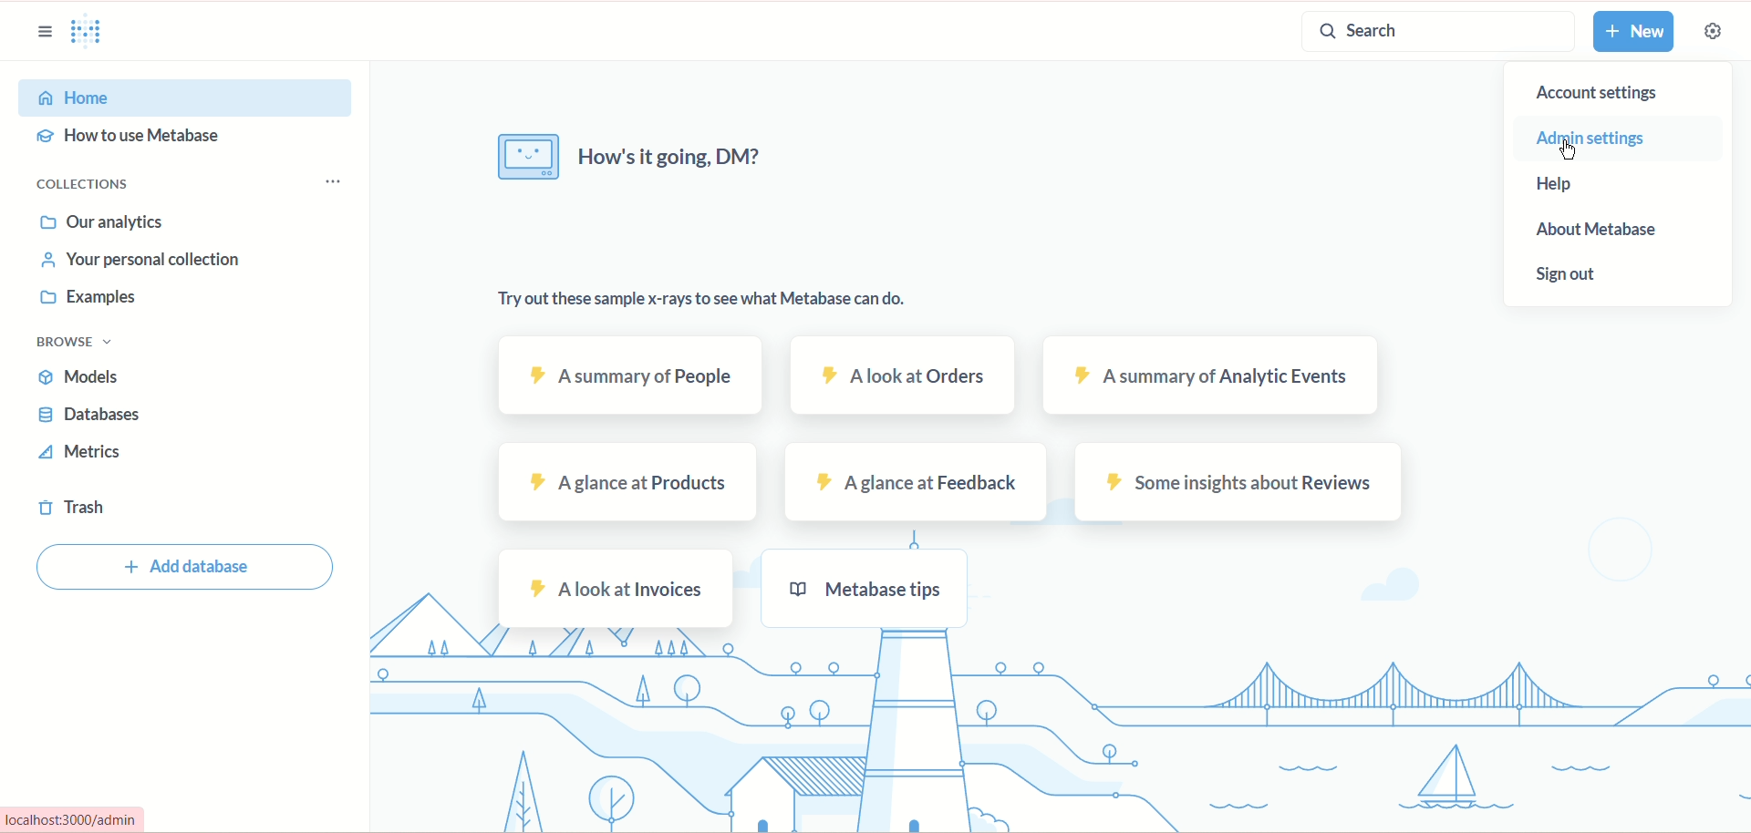 The width and height of the screenshot is (1751, 833). I want to click on cursor, so click(1569, 151).